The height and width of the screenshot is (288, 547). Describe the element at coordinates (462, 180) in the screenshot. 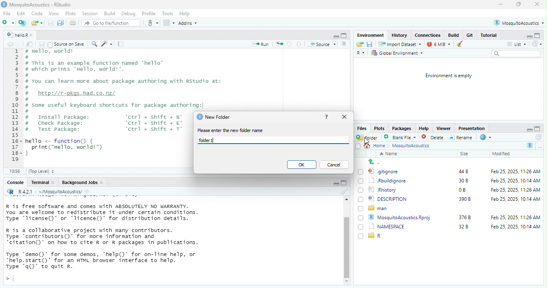

I see `30 b` at that location.